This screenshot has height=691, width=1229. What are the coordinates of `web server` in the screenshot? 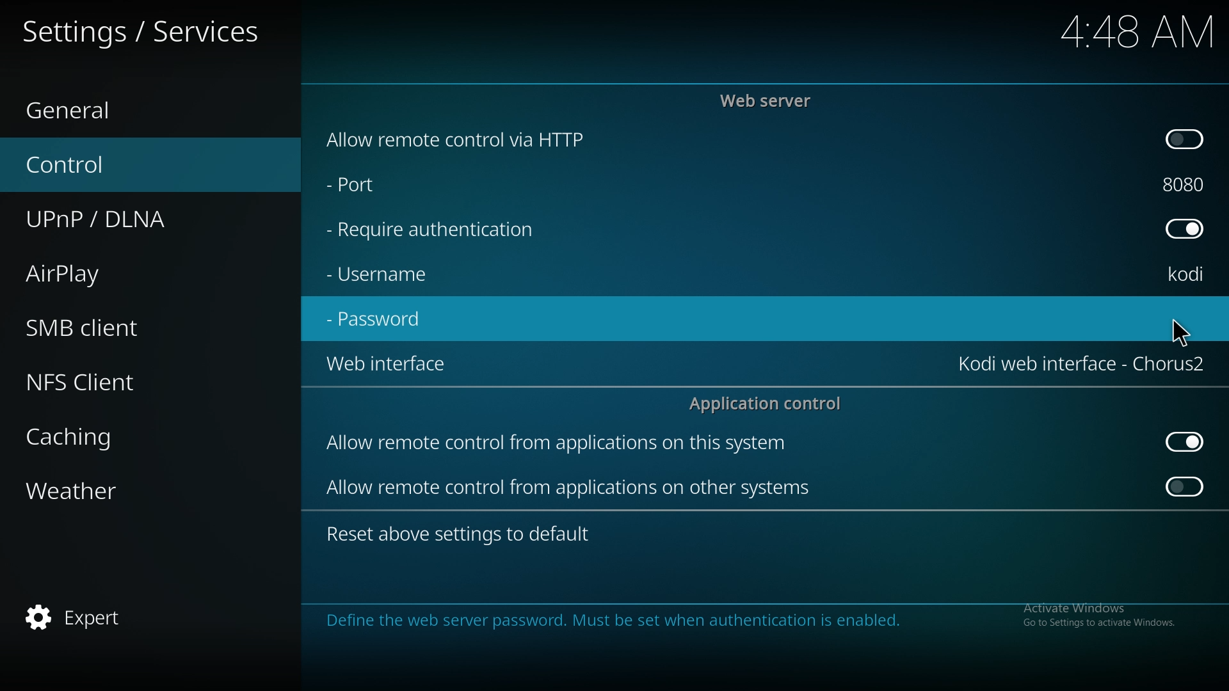 It's located at (772, 99).